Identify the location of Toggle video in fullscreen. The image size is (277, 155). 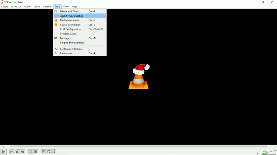
(30, 152).